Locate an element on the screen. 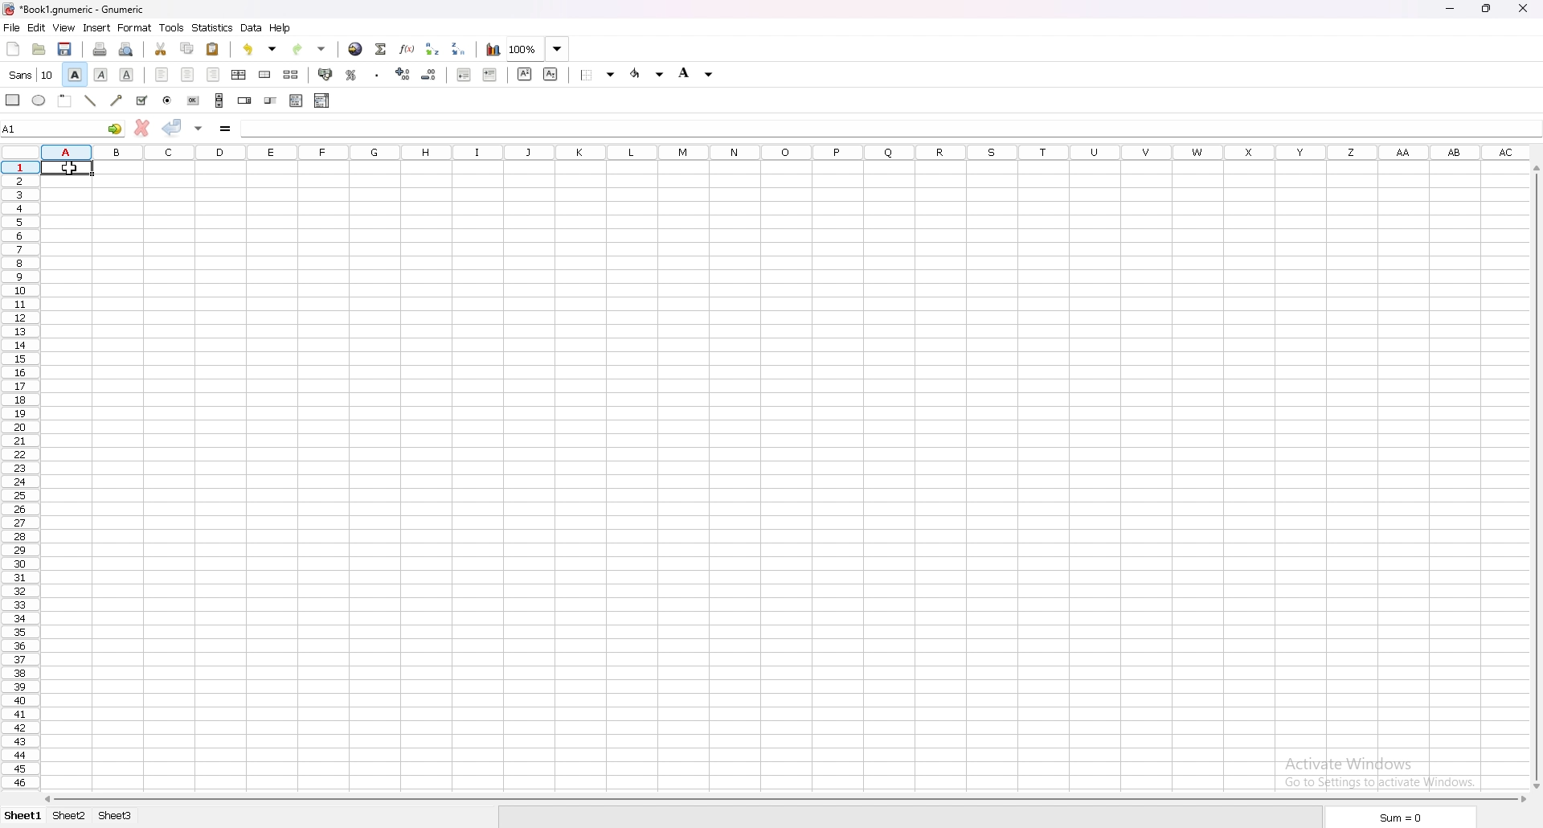 This screenshot has width=1543, height=828. slider is located at coordinates (272, 100).